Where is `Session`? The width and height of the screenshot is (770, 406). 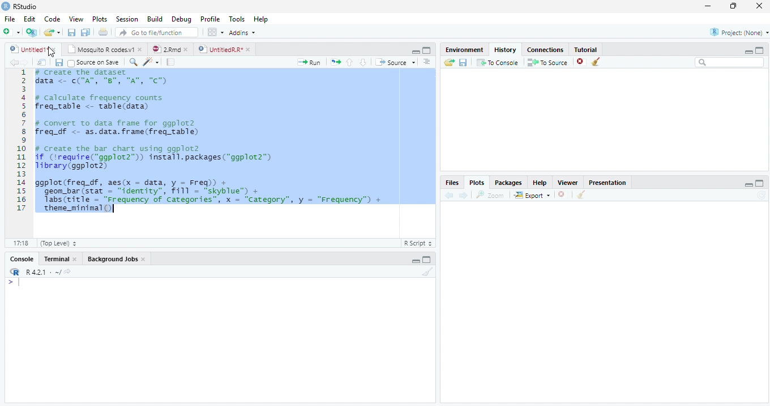
Session is located at coordinates (127, 20).